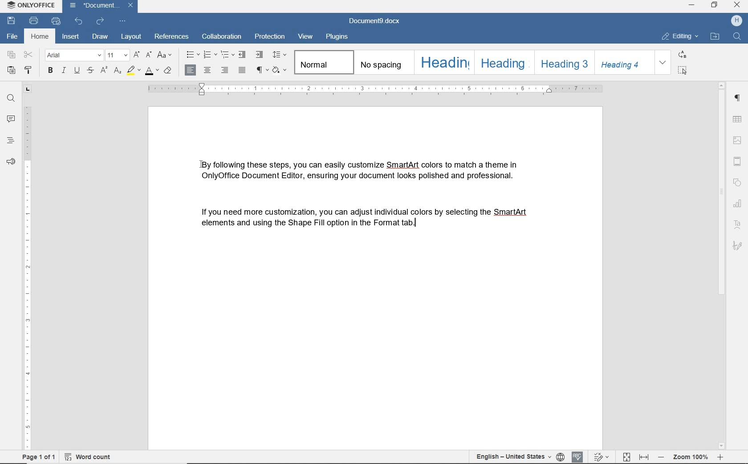 Image resolution: width=748 pixels, height=464 pixels. What do you see at coordinates (50, 70) in the screenshot?
I see `bold` at bounding box center [50, 70].